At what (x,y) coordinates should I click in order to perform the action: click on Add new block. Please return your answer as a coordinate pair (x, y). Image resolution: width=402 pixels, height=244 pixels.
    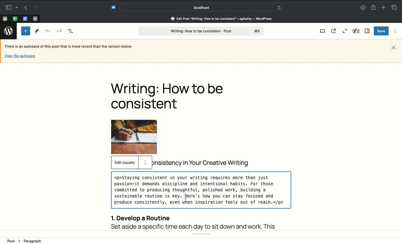
    Looking at the image, I should click on (26, 31).